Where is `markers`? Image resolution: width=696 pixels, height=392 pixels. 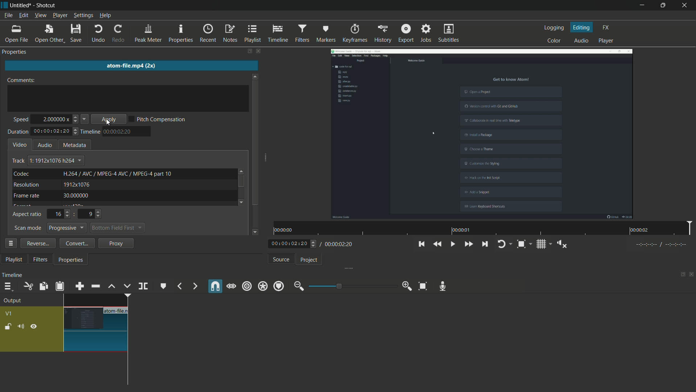
markers is located at coordinates (327, 34).